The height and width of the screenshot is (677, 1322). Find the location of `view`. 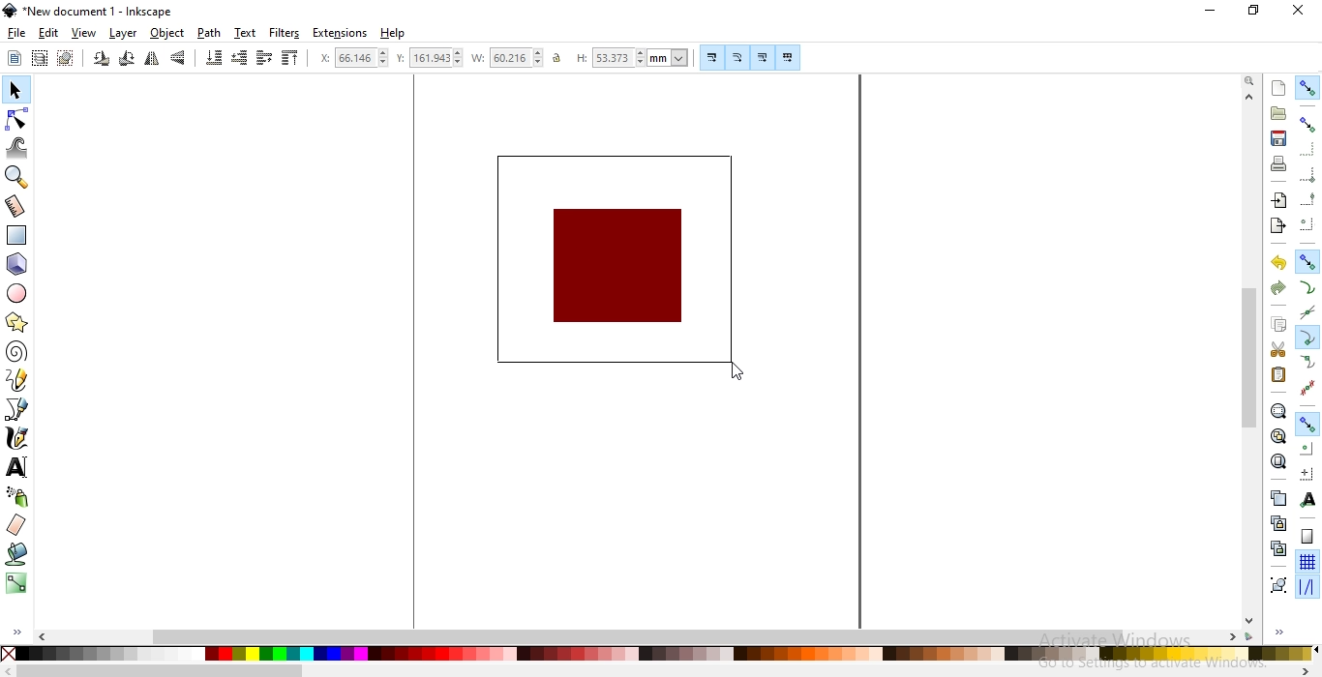

view is located at coordinates (85, 33).